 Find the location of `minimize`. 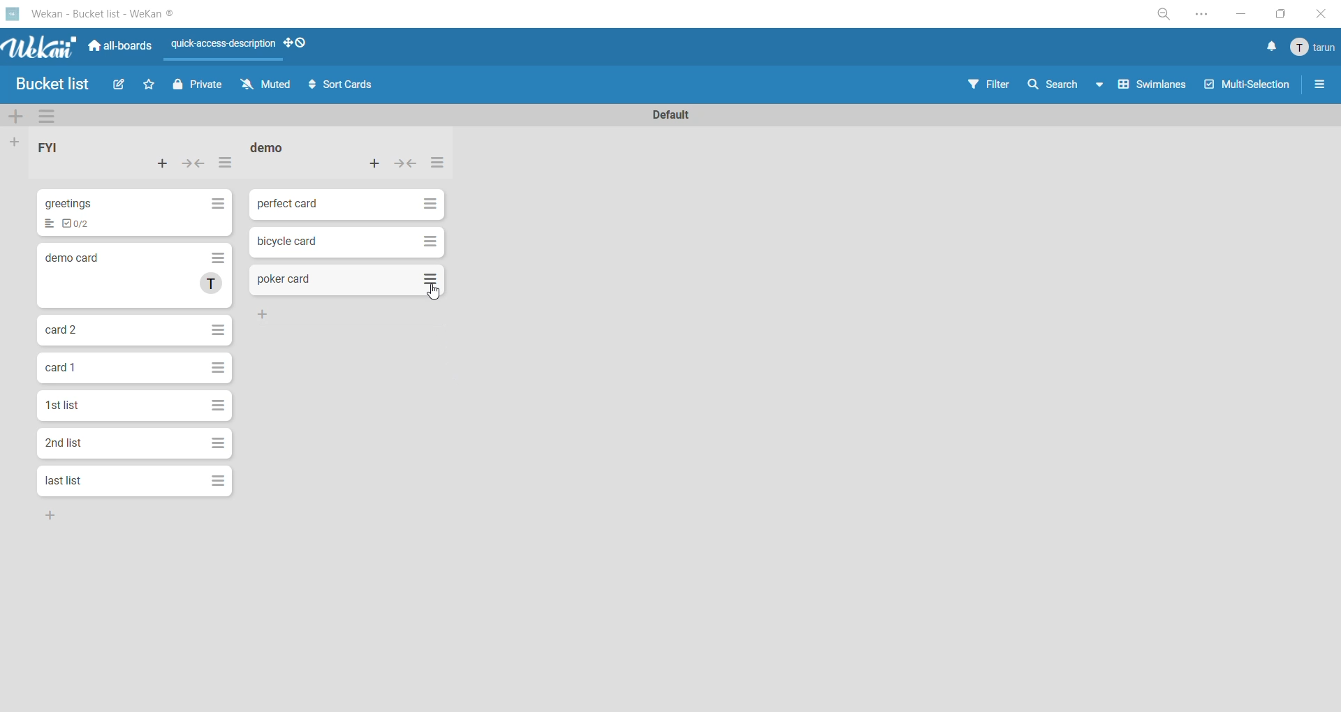

minimize is located at coordinates (1237, 14).